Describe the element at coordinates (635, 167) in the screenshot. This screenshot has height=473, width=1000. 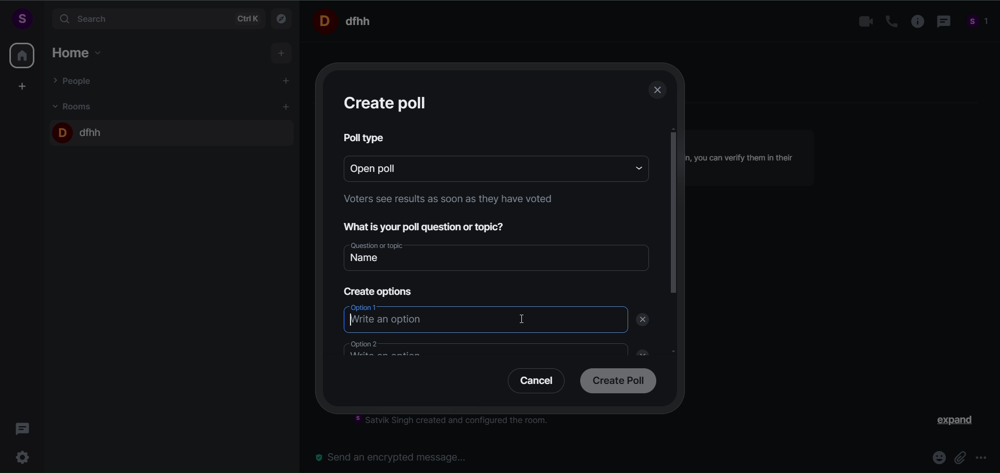
I see `poll type dropdown` at that location.